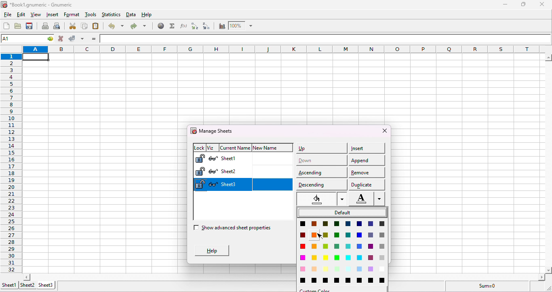 This screenshot has height=292, width=552. I want to click on formula bar, so click(325, 38).